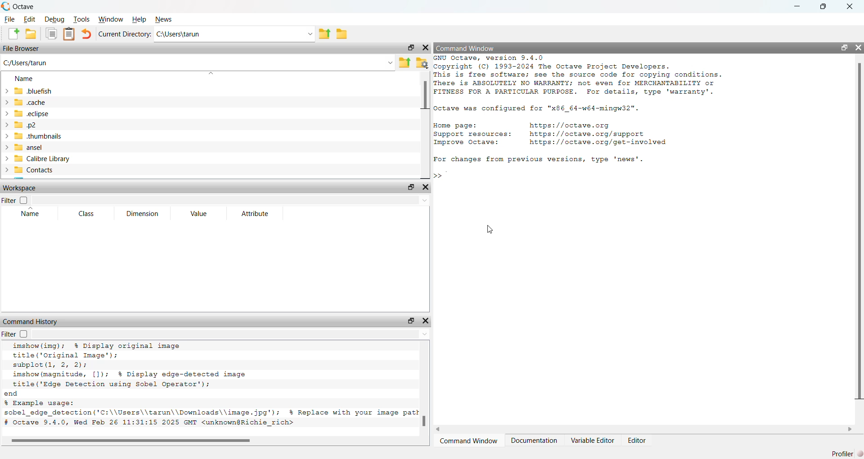 This screenshot has width=864, height=459. Describe the element at coordinates (211, 441) in the screenshot. I see `horizontal scroll bar` at that location.